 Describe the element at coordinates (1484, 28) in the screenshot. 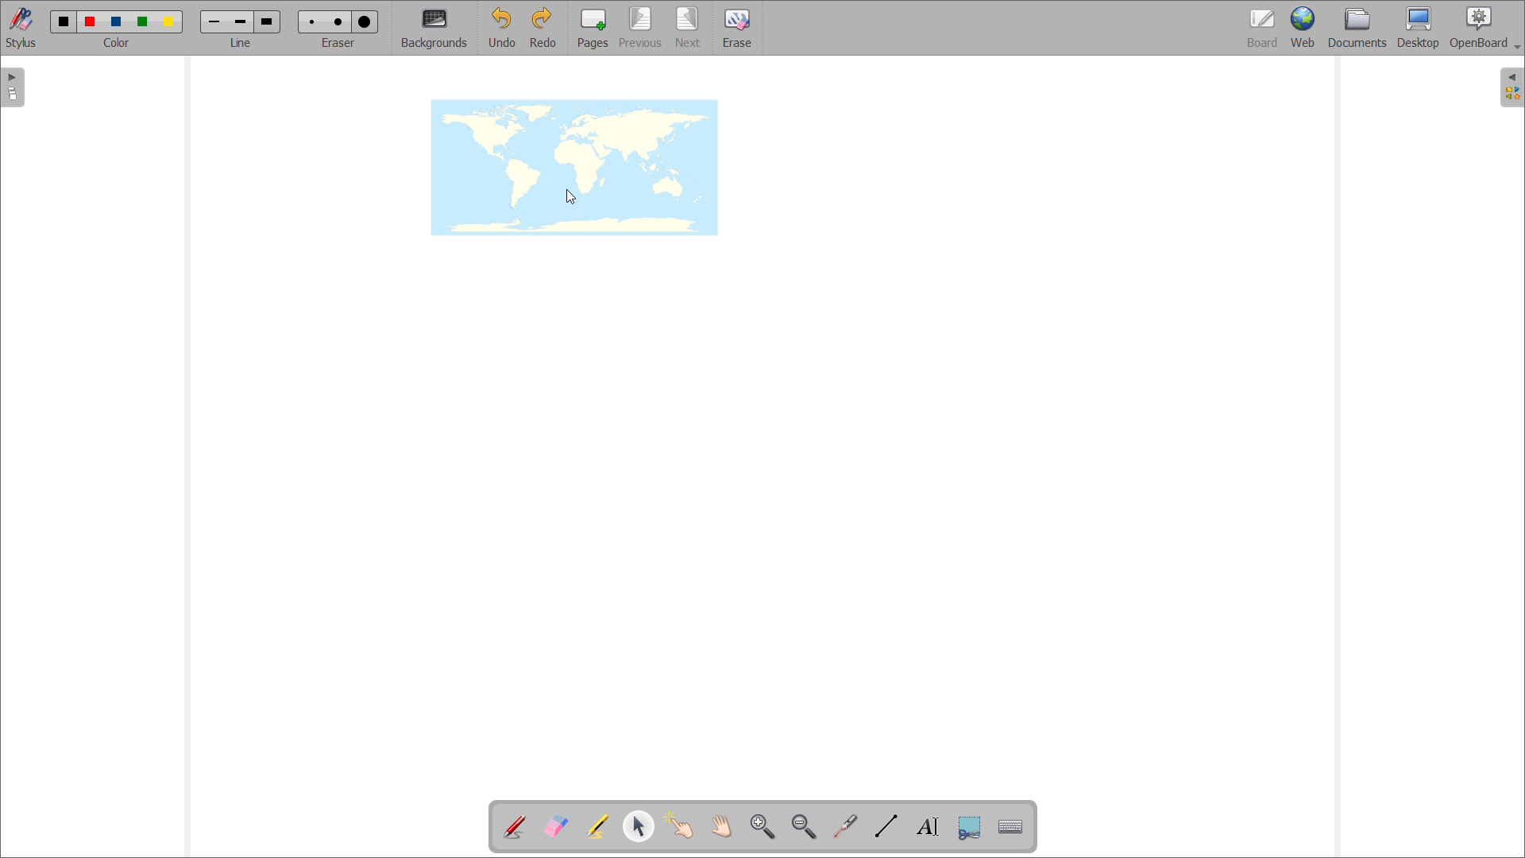

I see `openboard settings` at that location.